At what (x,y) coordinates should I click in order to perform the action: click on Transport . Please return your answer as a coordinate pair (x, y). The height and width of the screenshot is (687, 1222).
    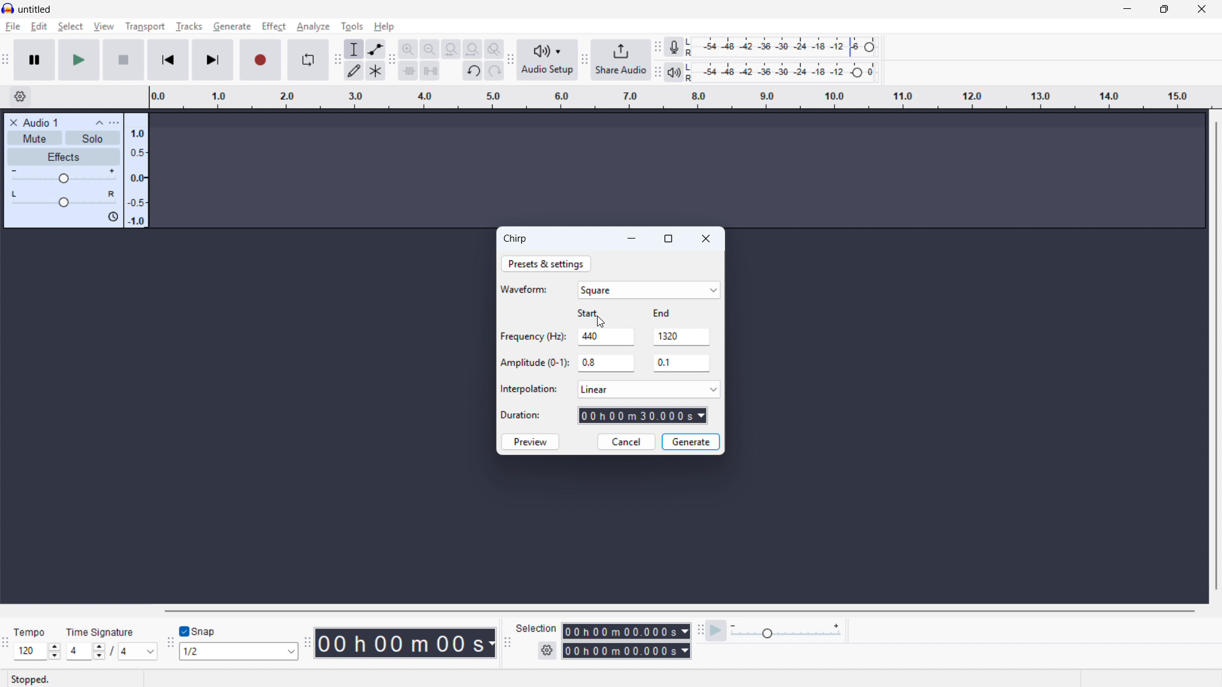
    Looking at the image, I should click on (144, 26).